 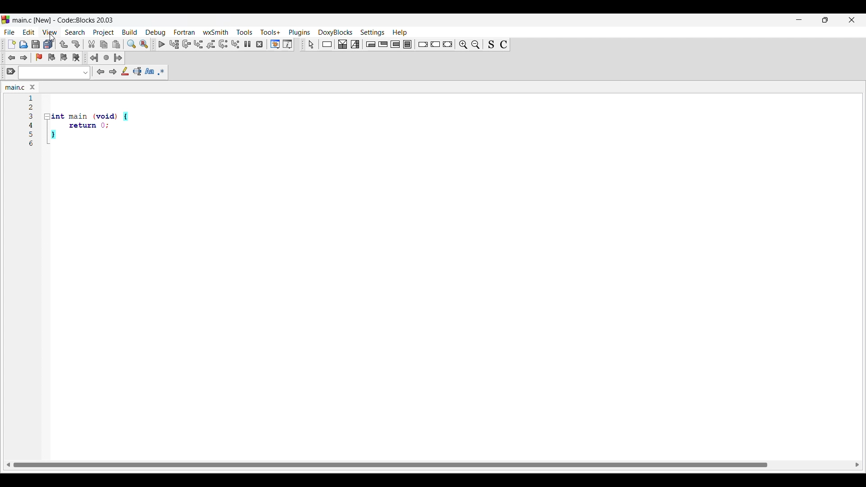 I want to click on New file, so click(x=12, y=44).